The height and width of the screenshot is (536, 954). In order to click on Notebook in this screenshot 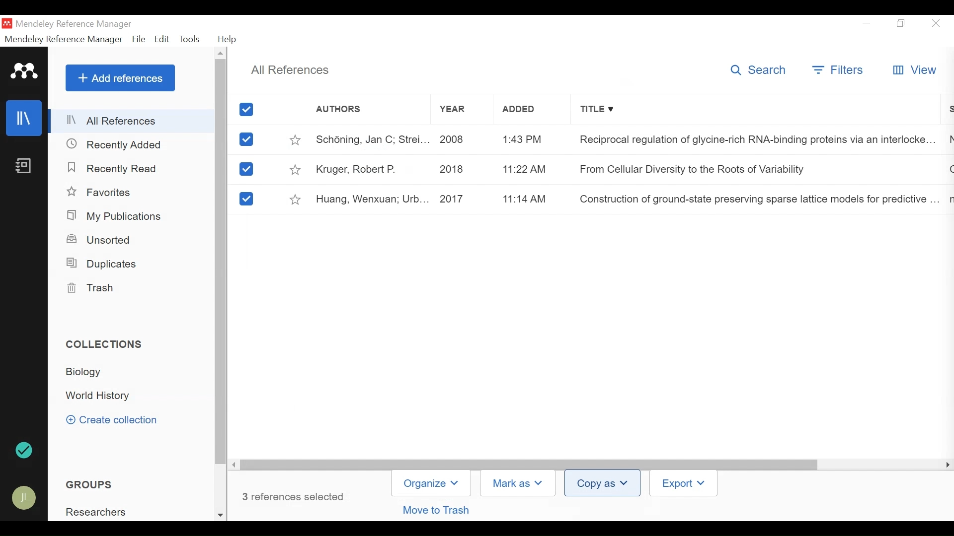, I will do `click(23, 167)`.